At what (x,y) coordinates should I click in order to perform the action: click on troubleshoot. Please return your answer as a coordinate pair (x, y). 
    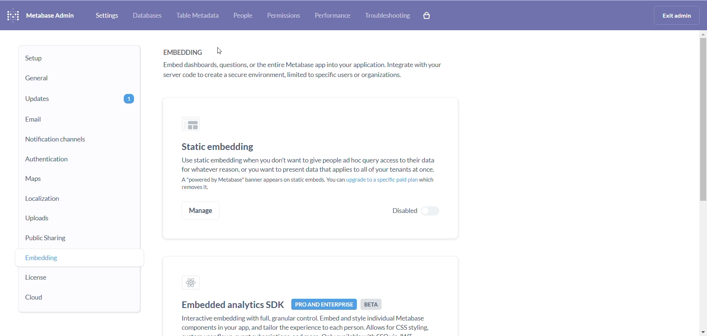
    Looking at the image, I should click on (388, 15).